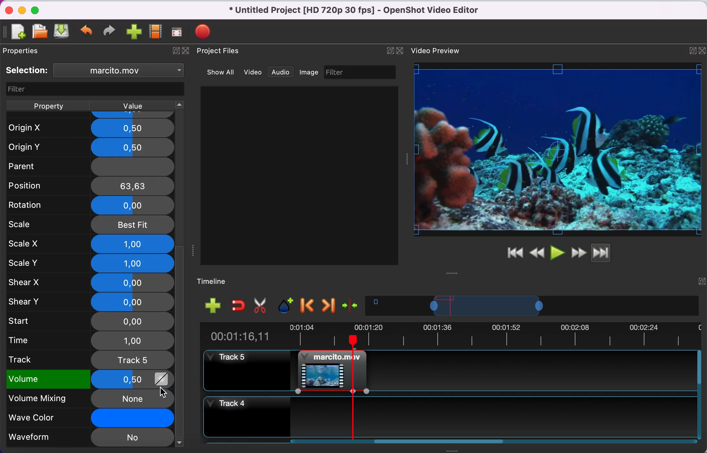 The height and width of the screenshot is (453, 707). I want to click on expand/hide, so click(701, 279).